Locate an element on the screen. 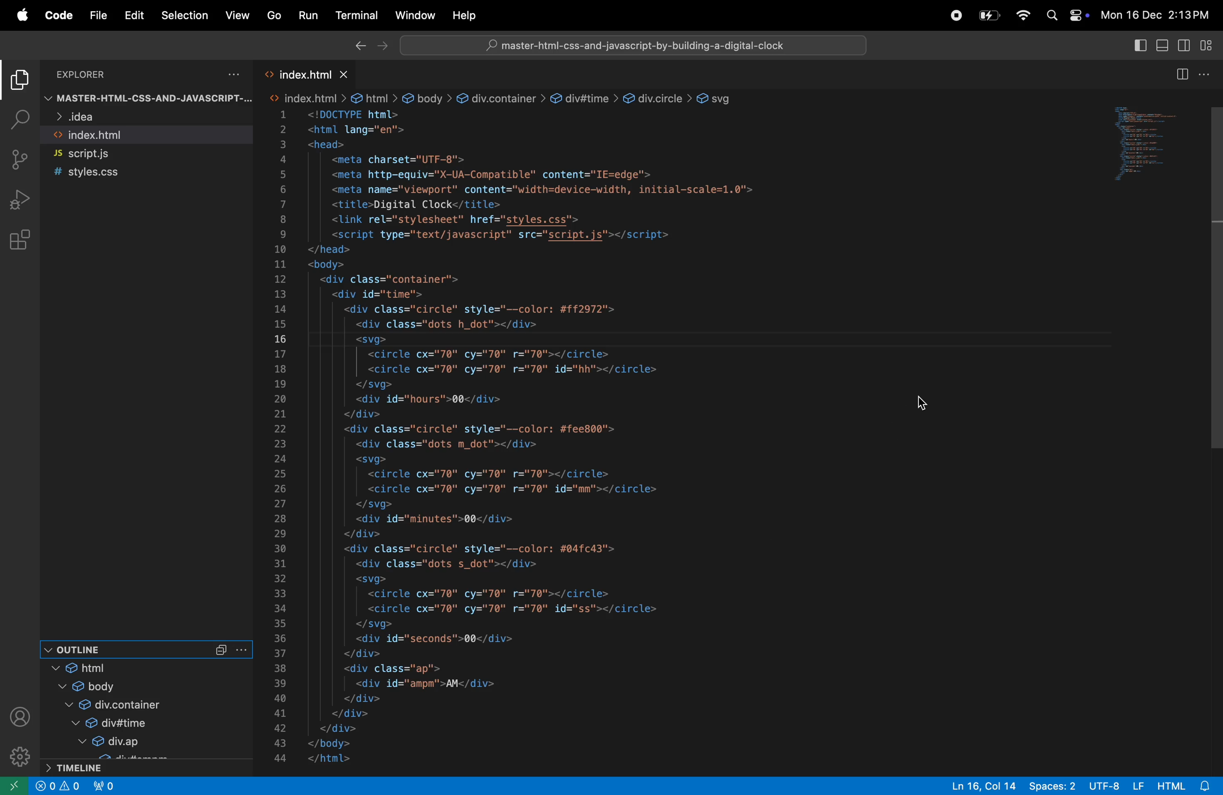 Image resolution: width=1223 pixels, height=795 pixels. toggle panel is located at coordinates (1165, 45).